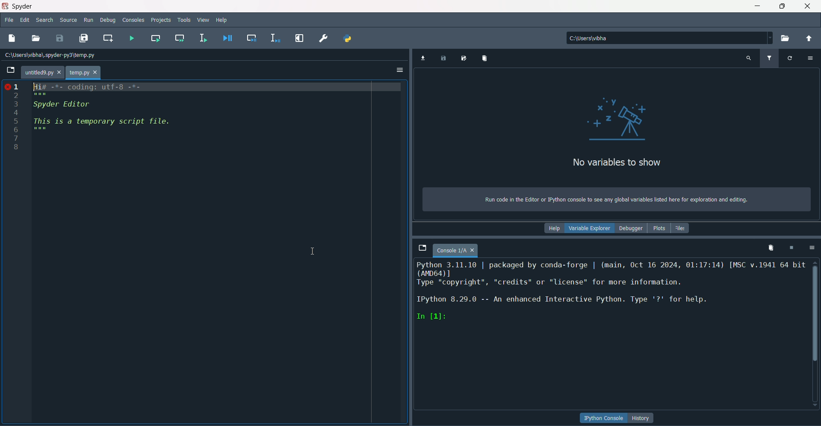 This screenshot has width=821, height=426. Describe the element at coordinates (18, 6) in the screenshot. I see `name and logo` at that location.